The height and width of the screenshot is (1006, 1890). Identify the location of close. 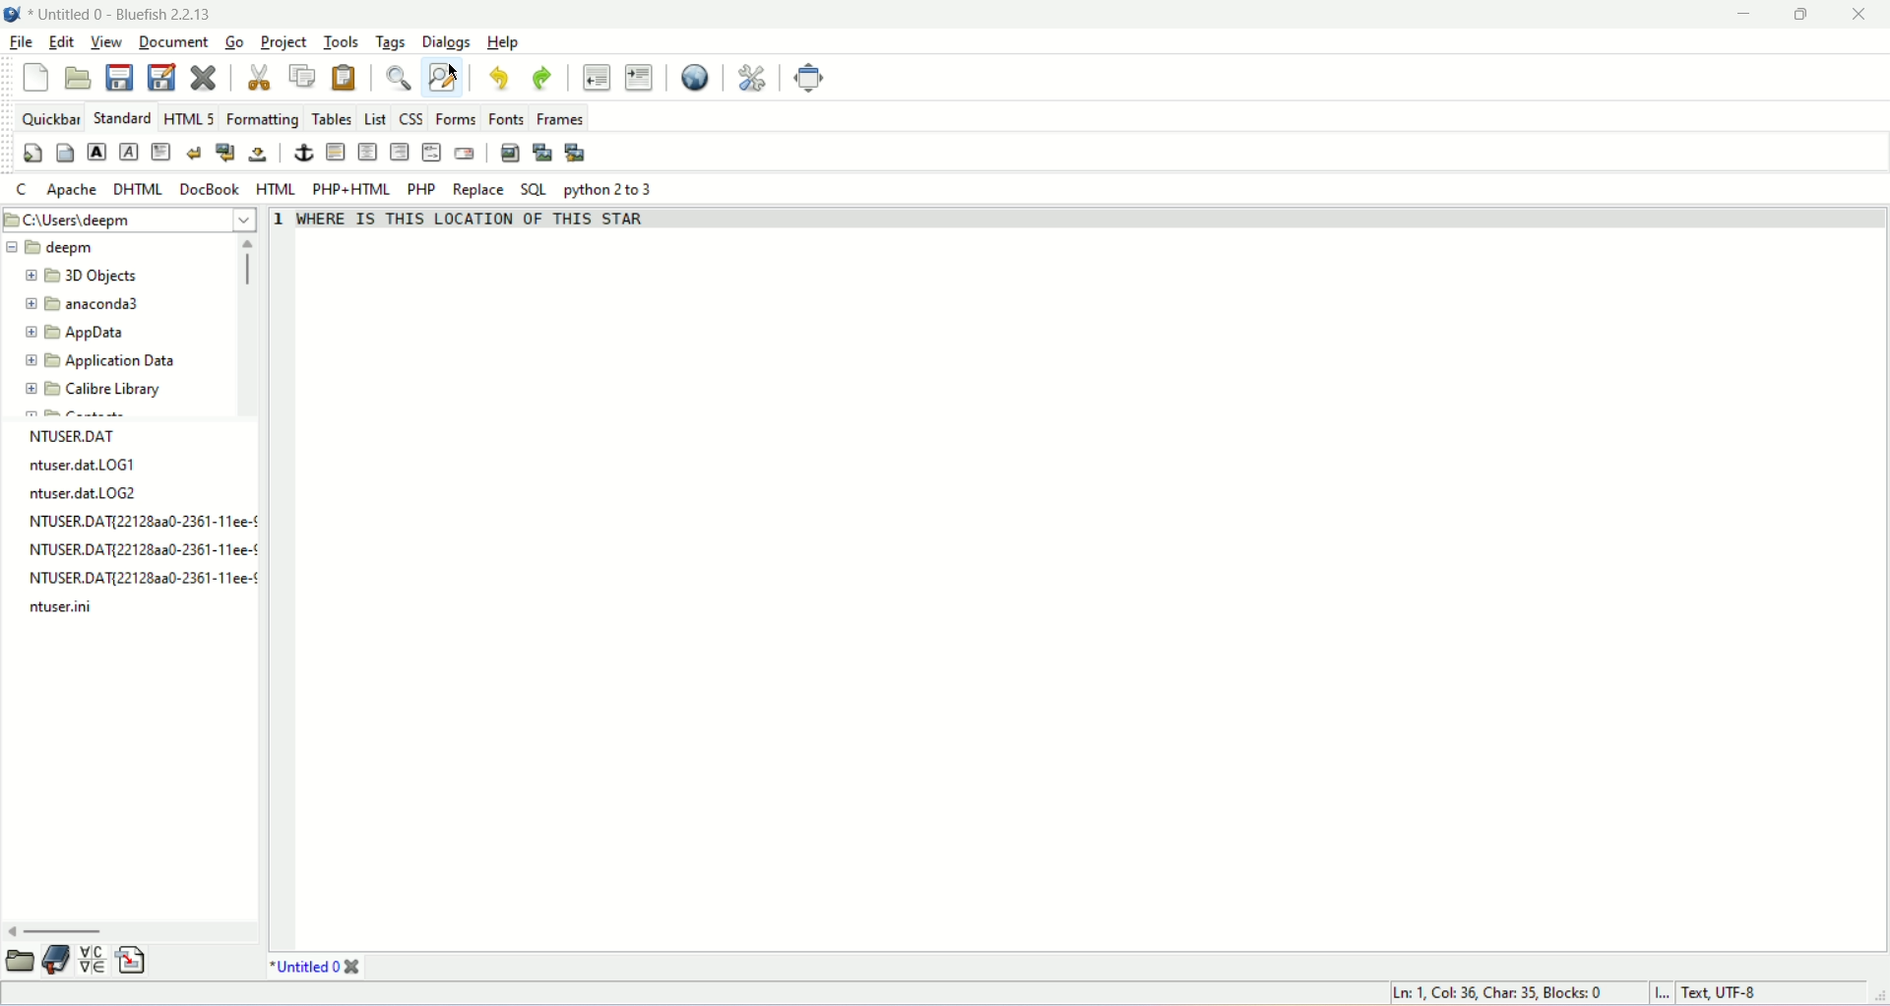
(352, 967).